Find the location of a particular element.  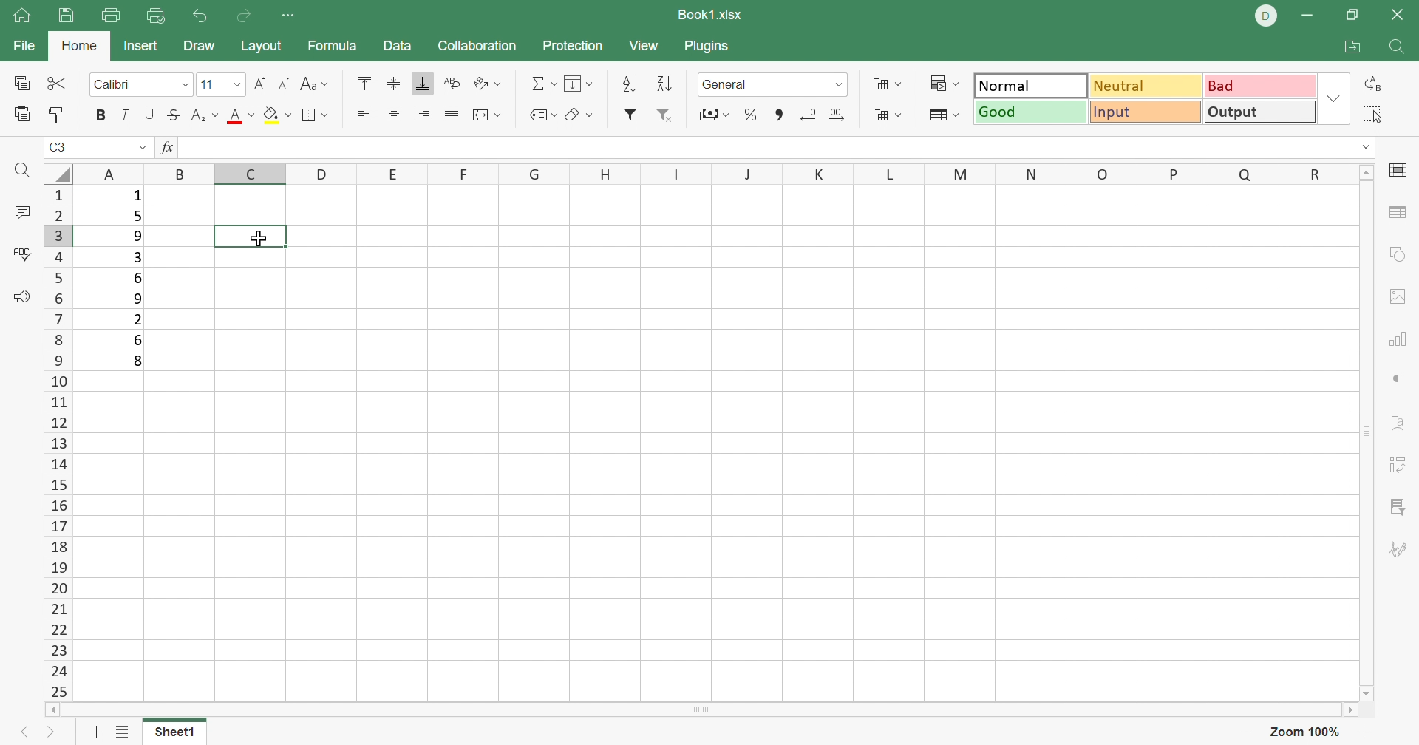

Increase decimal is located at coordinates (843, 115).